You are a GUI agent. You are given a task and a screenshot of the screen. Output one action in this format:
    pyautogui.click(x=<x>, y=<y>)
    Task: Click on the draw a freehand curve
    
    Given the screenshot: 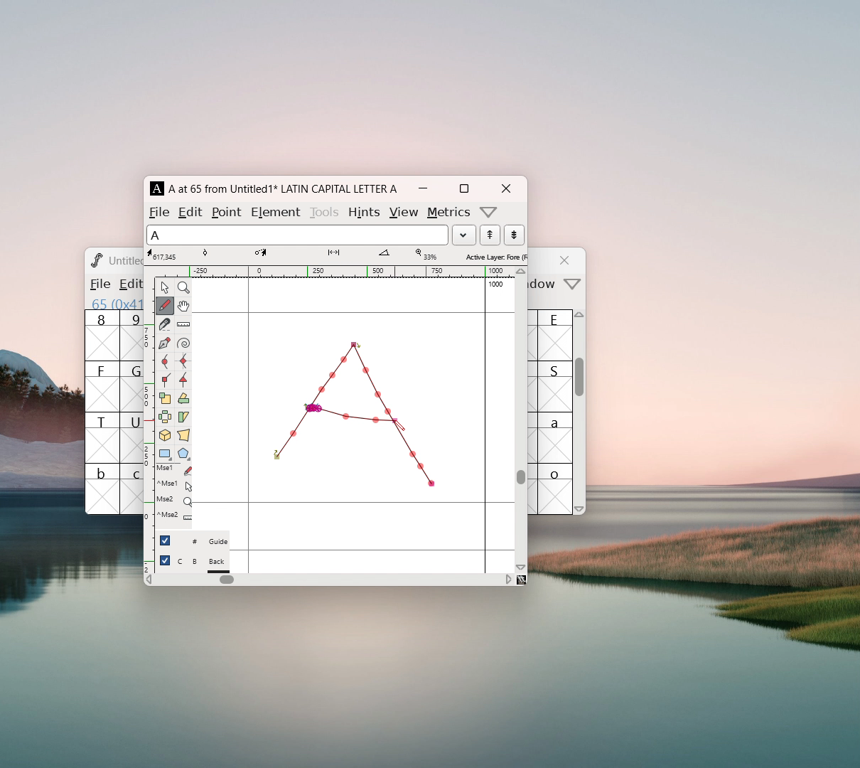 What is the action you would take?
    pyautogui.click(x=165, y=306)
    